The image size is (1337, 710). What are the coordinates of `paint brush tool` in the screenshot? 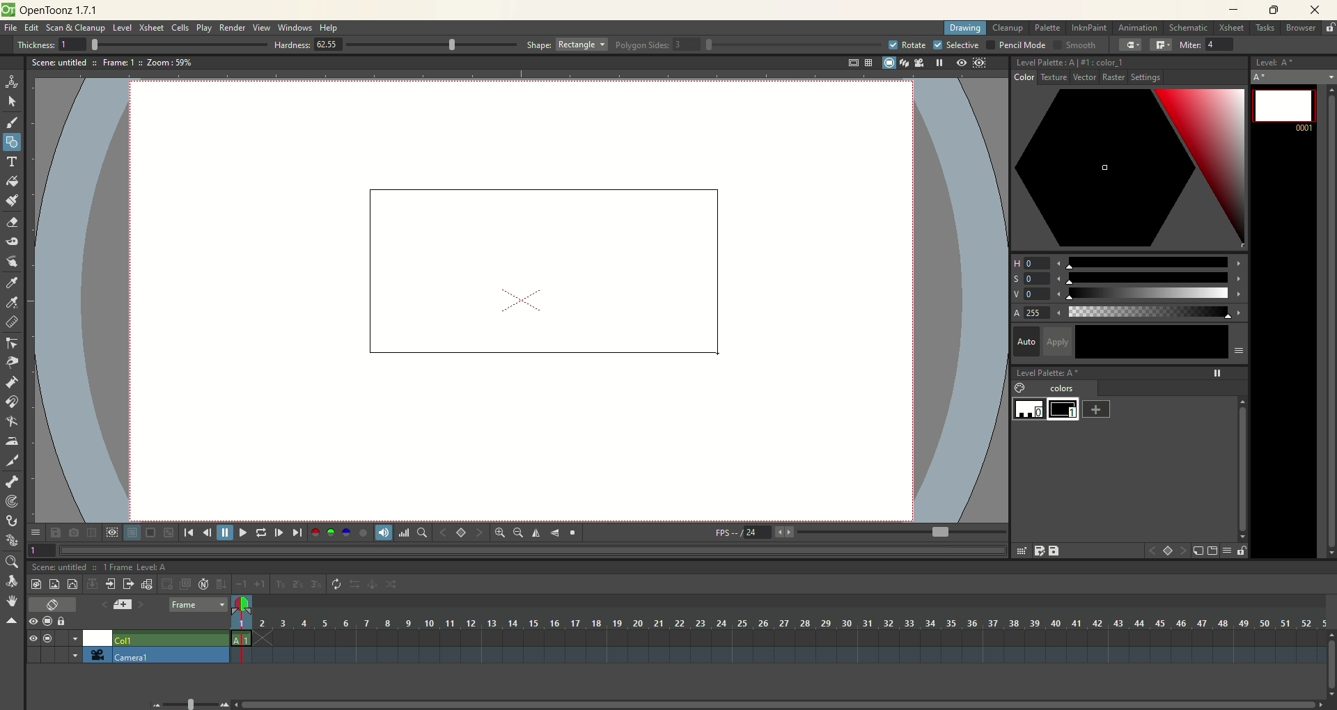 It's located at (12, 199).